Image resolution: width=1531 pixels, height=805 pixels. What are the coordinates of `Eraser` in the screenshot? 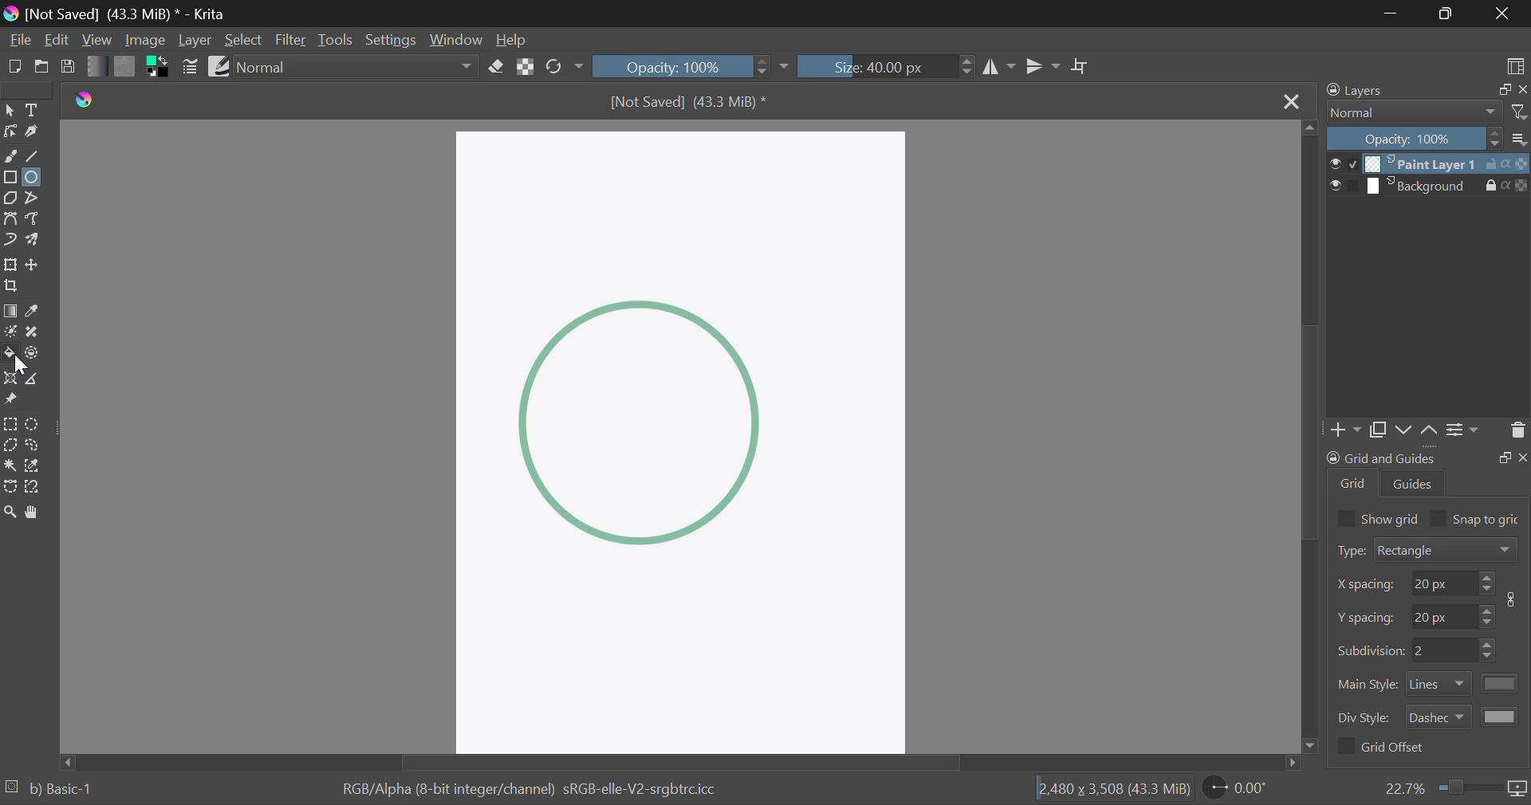 It's located at (498, 67).